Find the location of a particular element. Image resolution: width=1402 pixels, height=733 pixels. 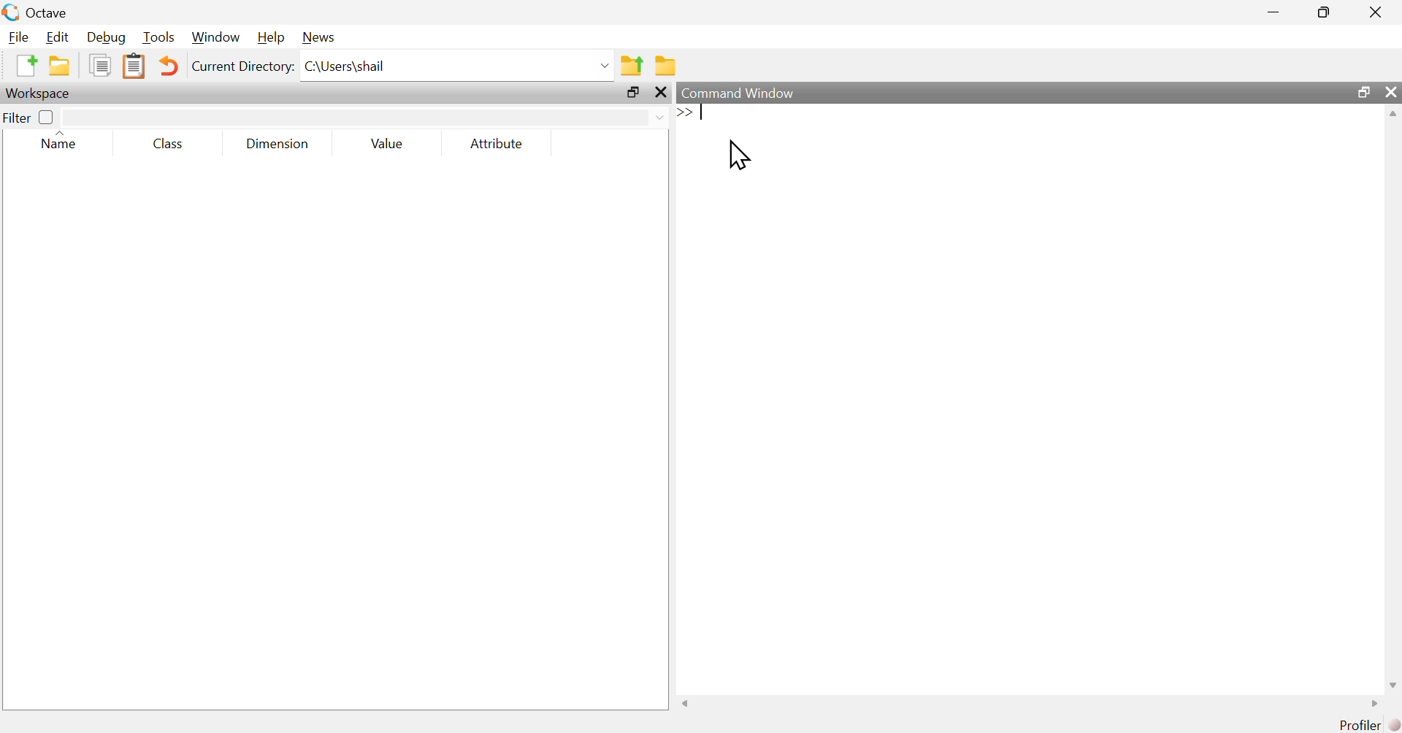

>> is located at coordinates (684, 112).